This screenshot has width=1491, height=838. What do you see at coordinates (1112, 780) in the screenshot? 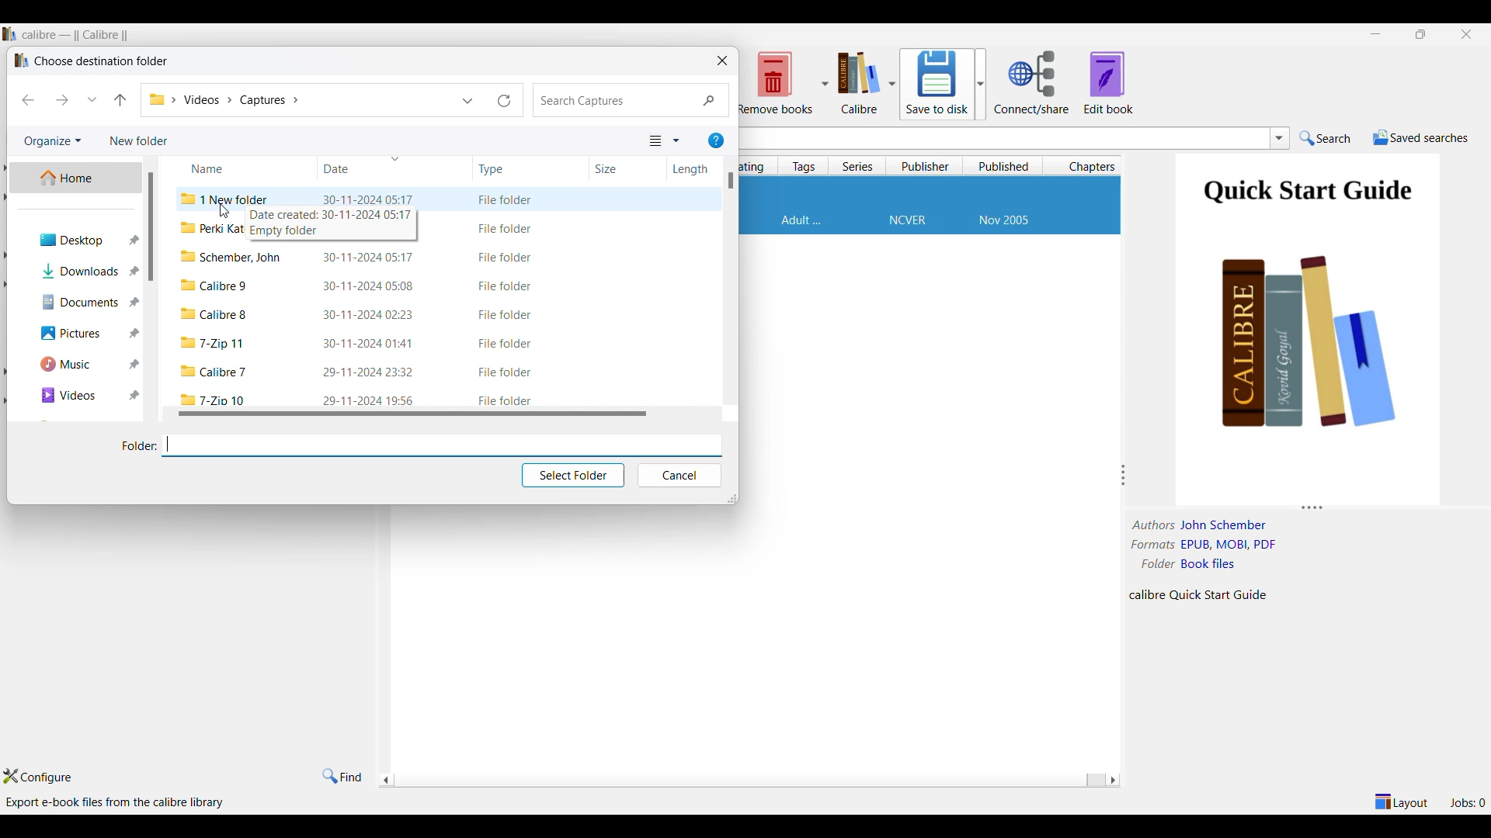
I see `scroll left` at bounding box center [1112, 780].